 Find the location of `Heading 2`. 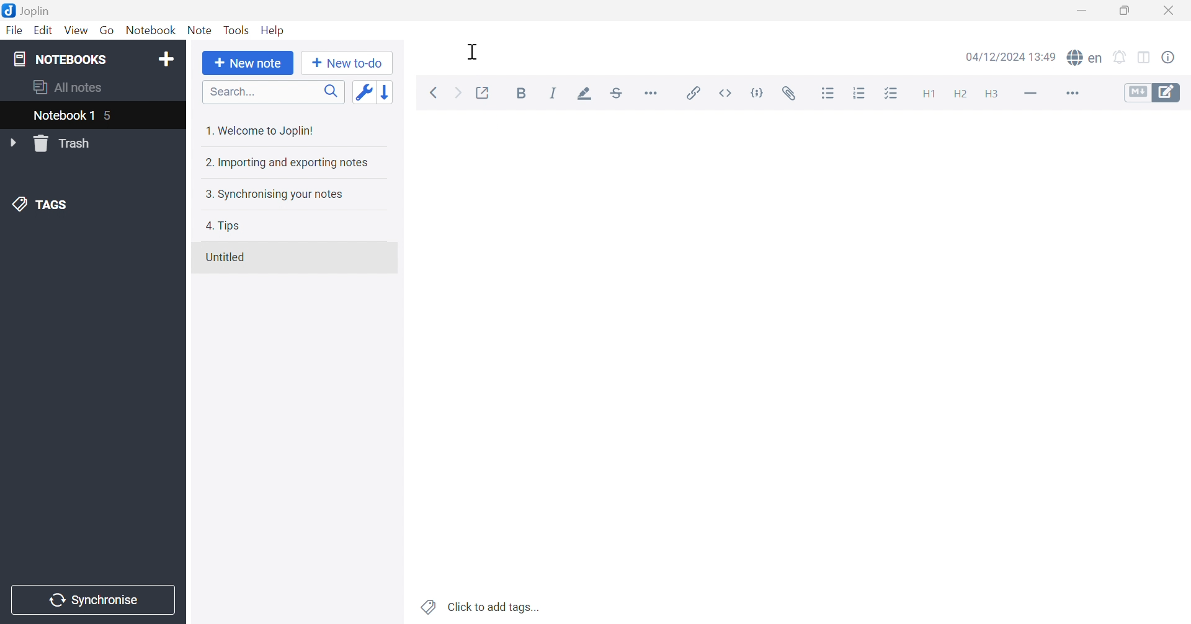

Heading 2 is located at coordinates (960, 92).